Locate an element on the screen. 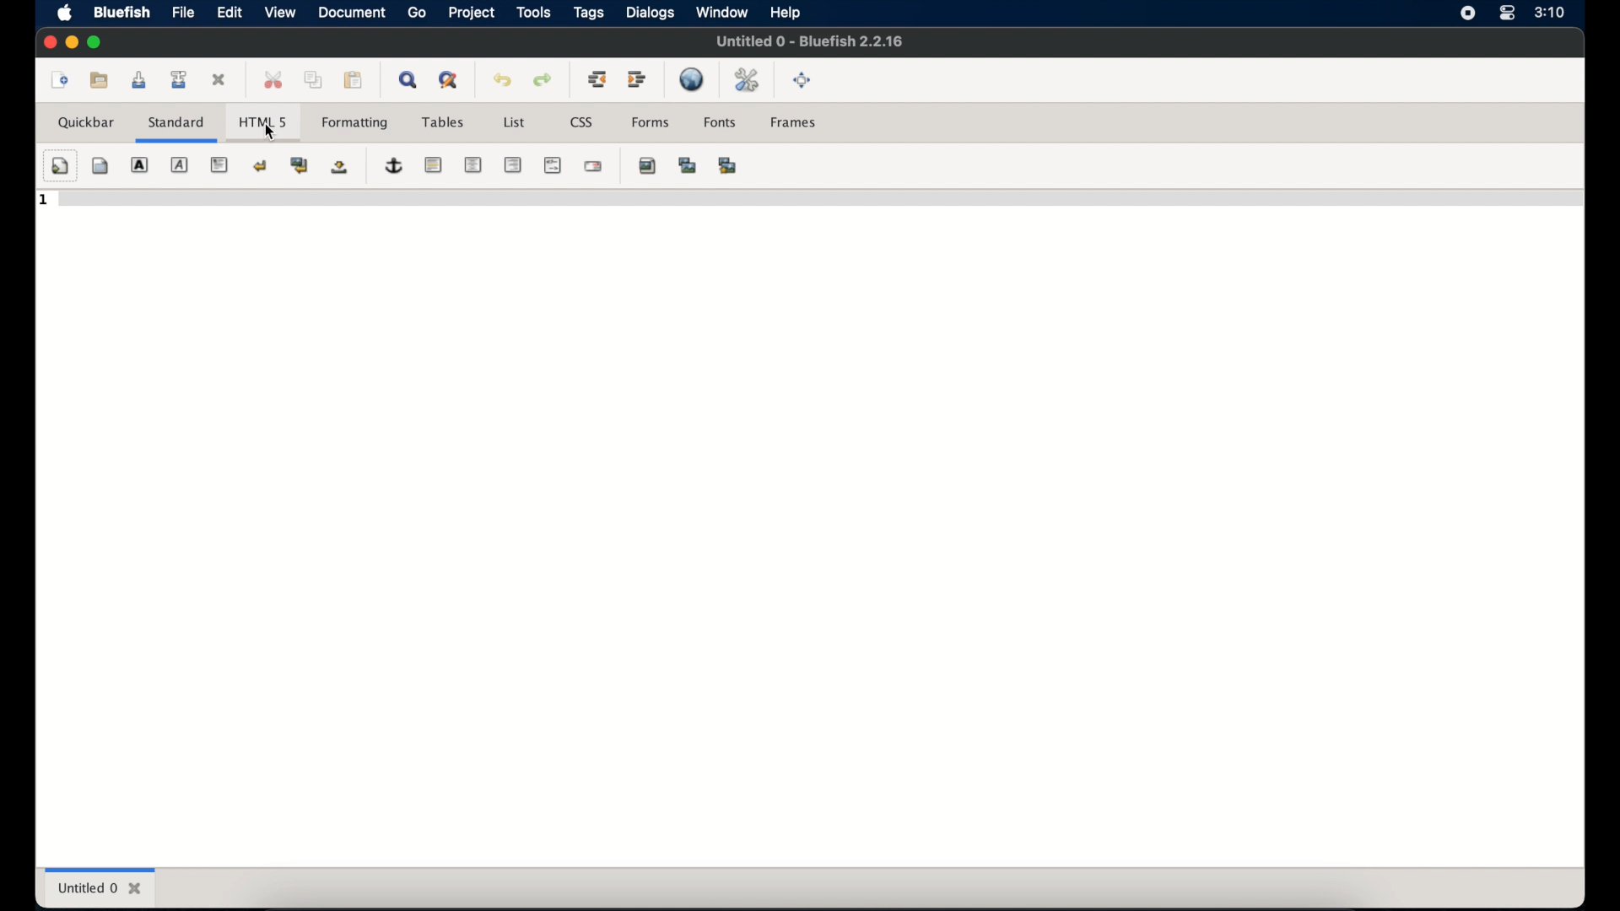 This screenshot has height=911, width=1620. tags is located at coordinates (590, 13).